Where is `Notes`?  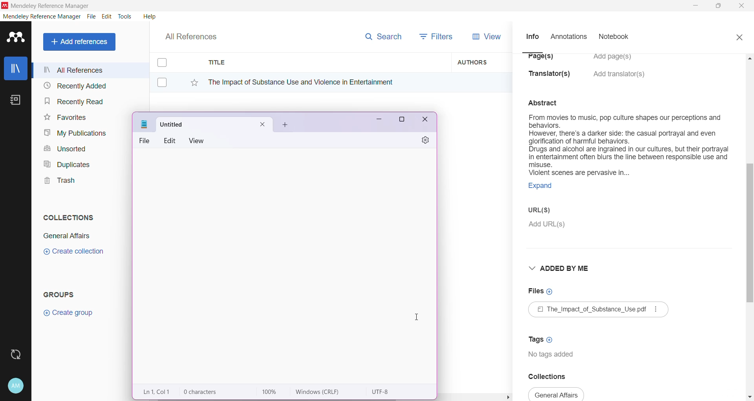 Notes is located at coordinates (17, 101).